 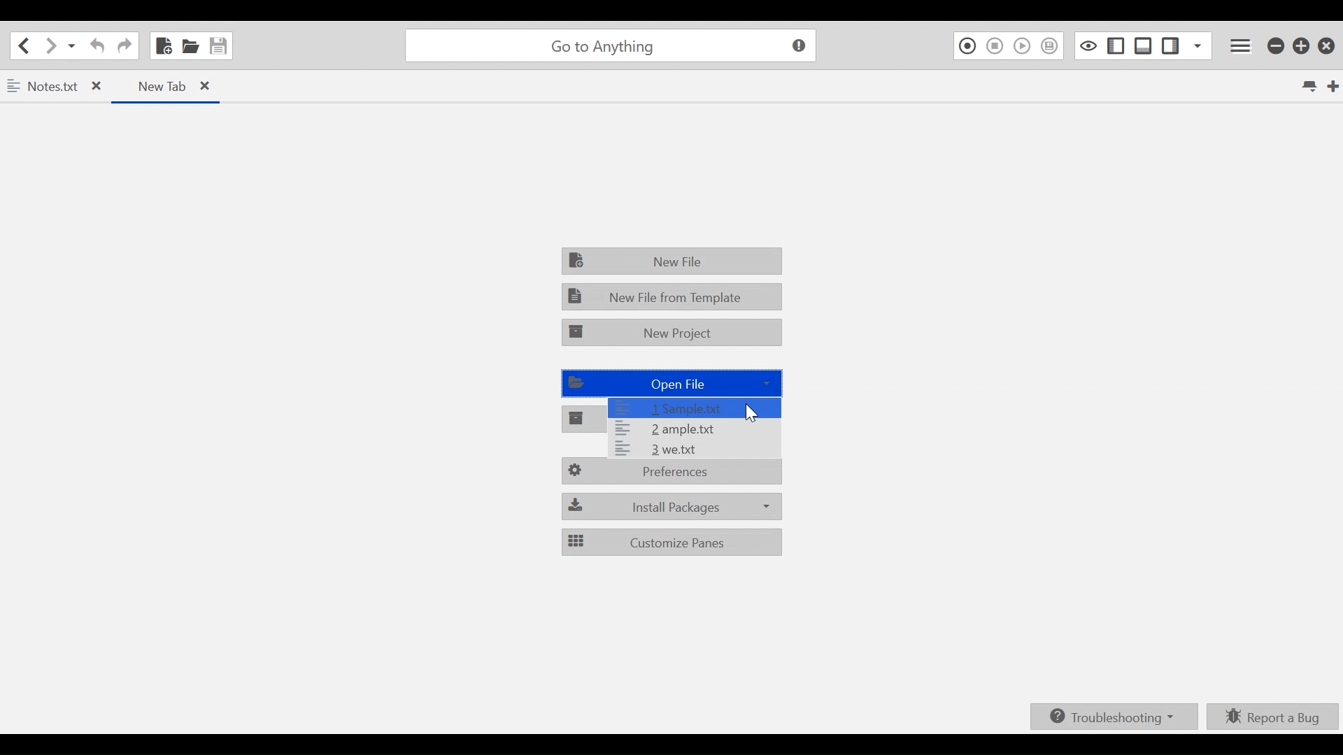 What do you see at coordinates (219, 45) in the screenshot?
I see `Save File` at bounding box center [219, 45].